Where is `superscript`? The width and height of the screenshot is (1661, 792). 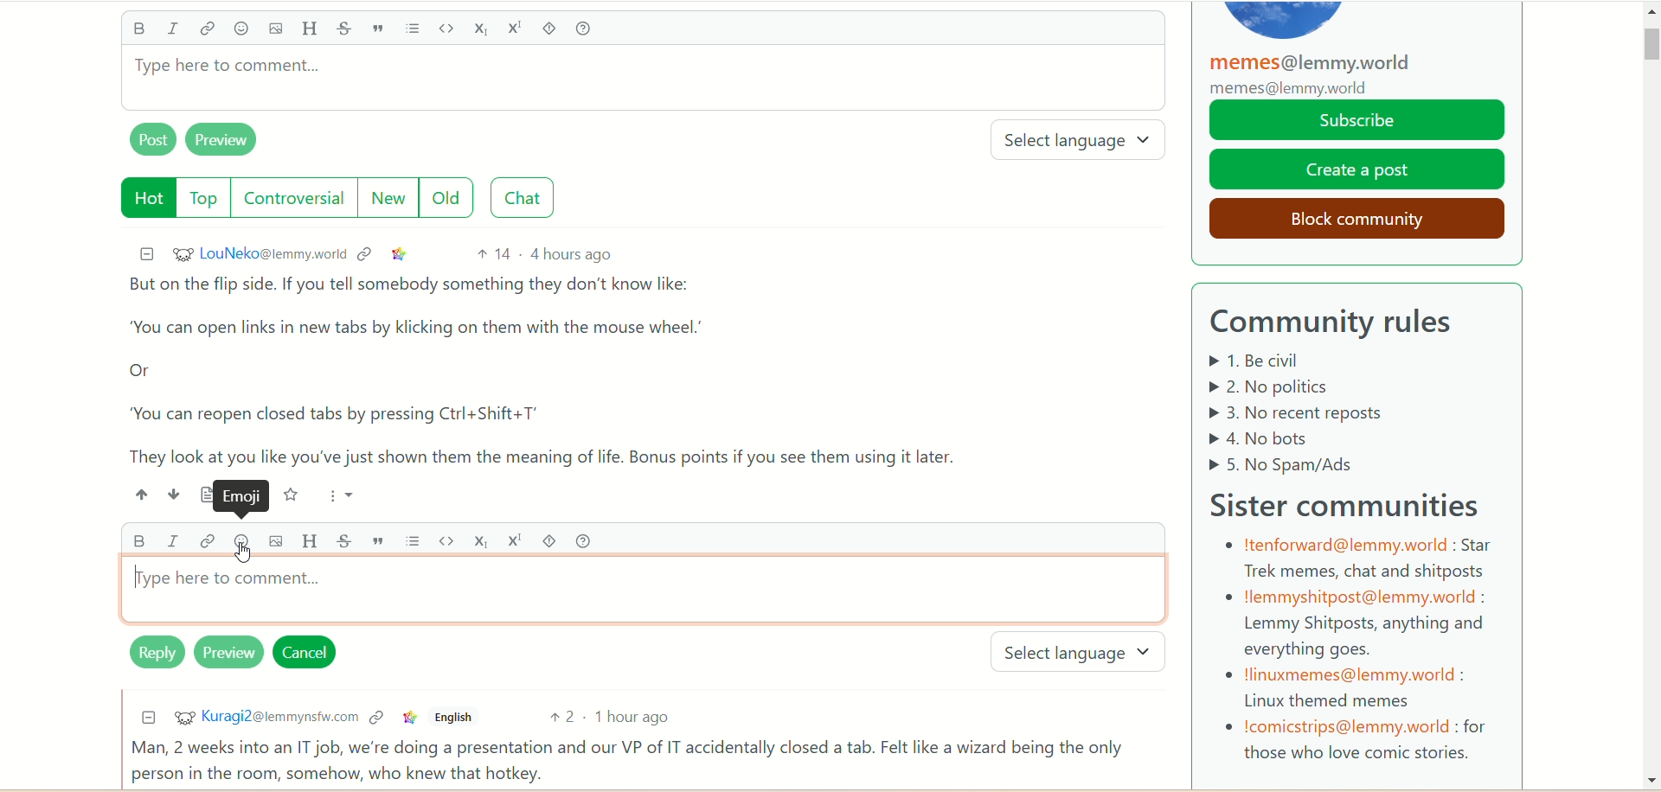 superscript is located at coordinates (516, 26).